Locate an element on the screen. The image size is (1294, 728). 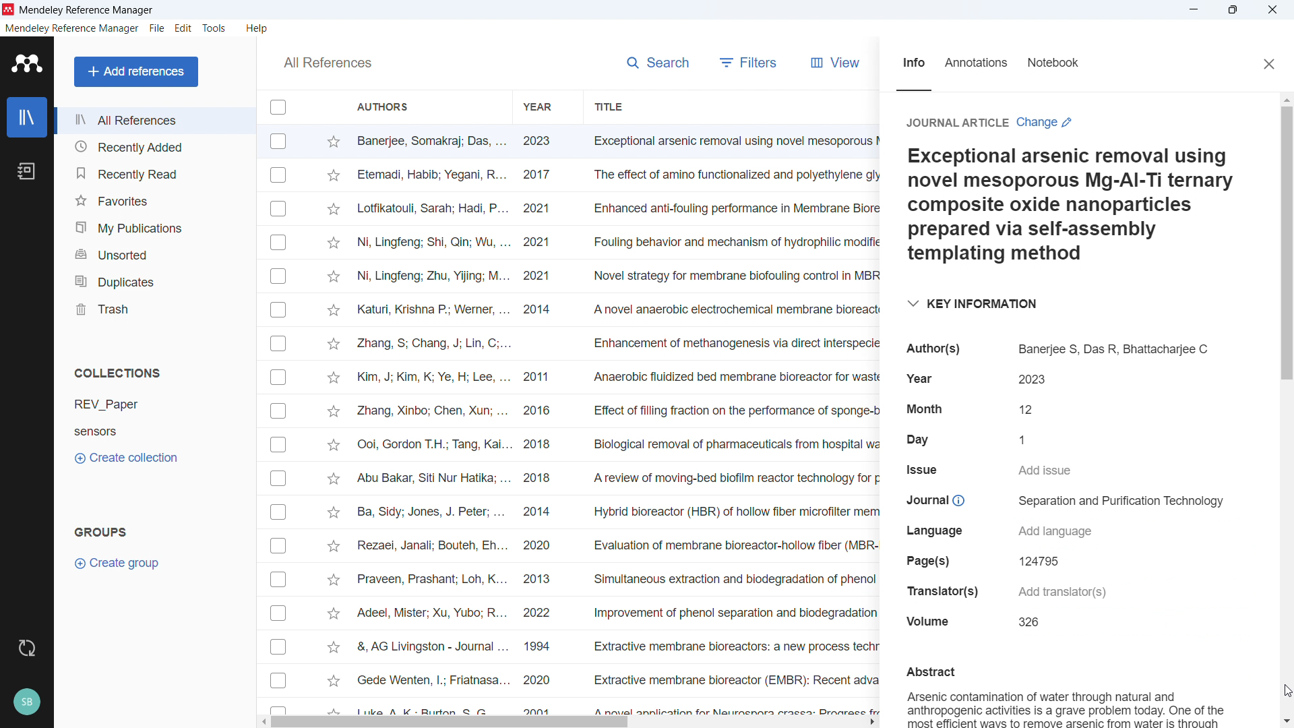
click to select individual entry is located at coordinates (278, 681).